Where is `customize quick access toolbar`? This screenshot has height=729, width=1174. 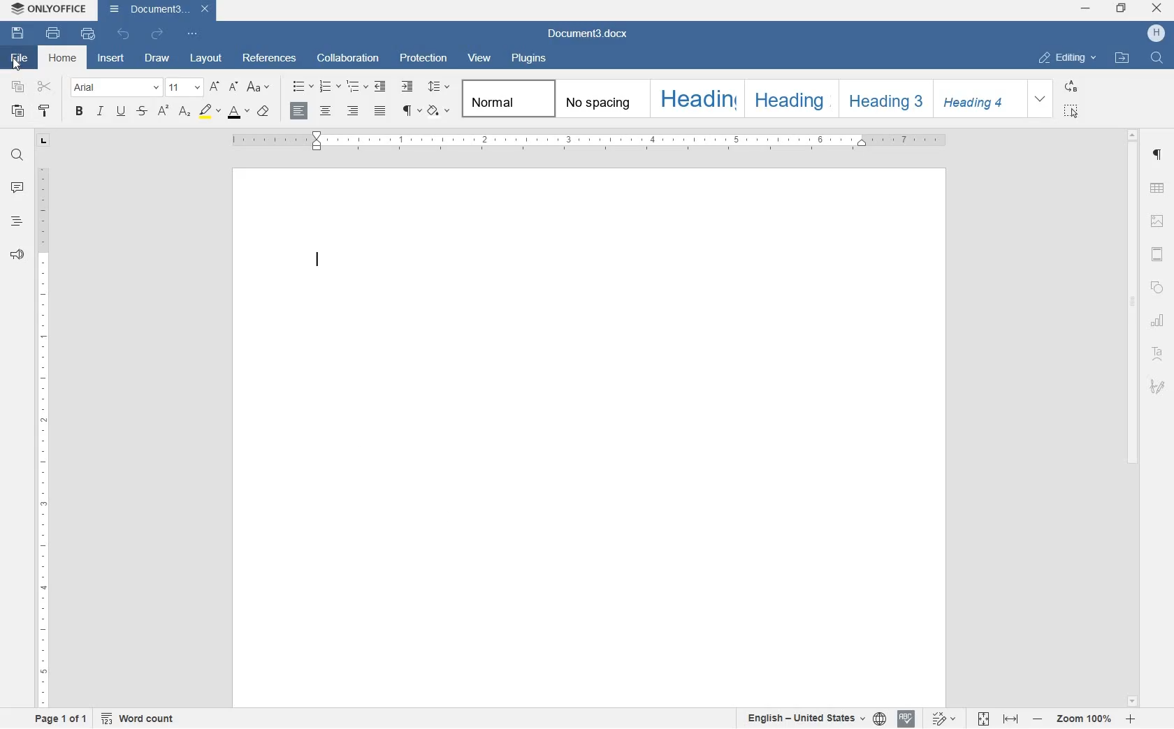 customize quick access toolbar is located at coordinates (193, 34).